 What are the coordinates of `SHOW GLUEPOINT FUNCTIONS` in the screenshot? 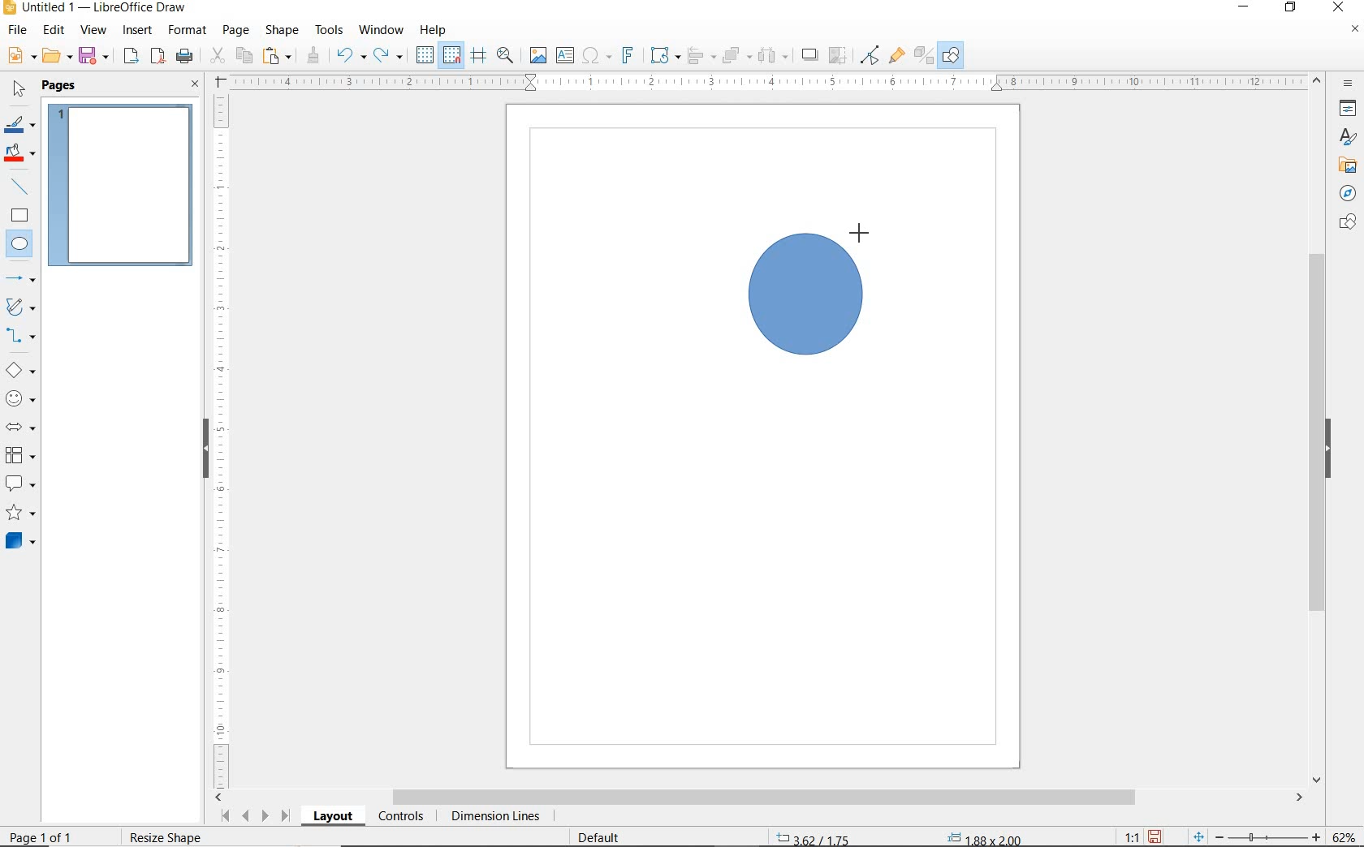 It's located at (896, 56).